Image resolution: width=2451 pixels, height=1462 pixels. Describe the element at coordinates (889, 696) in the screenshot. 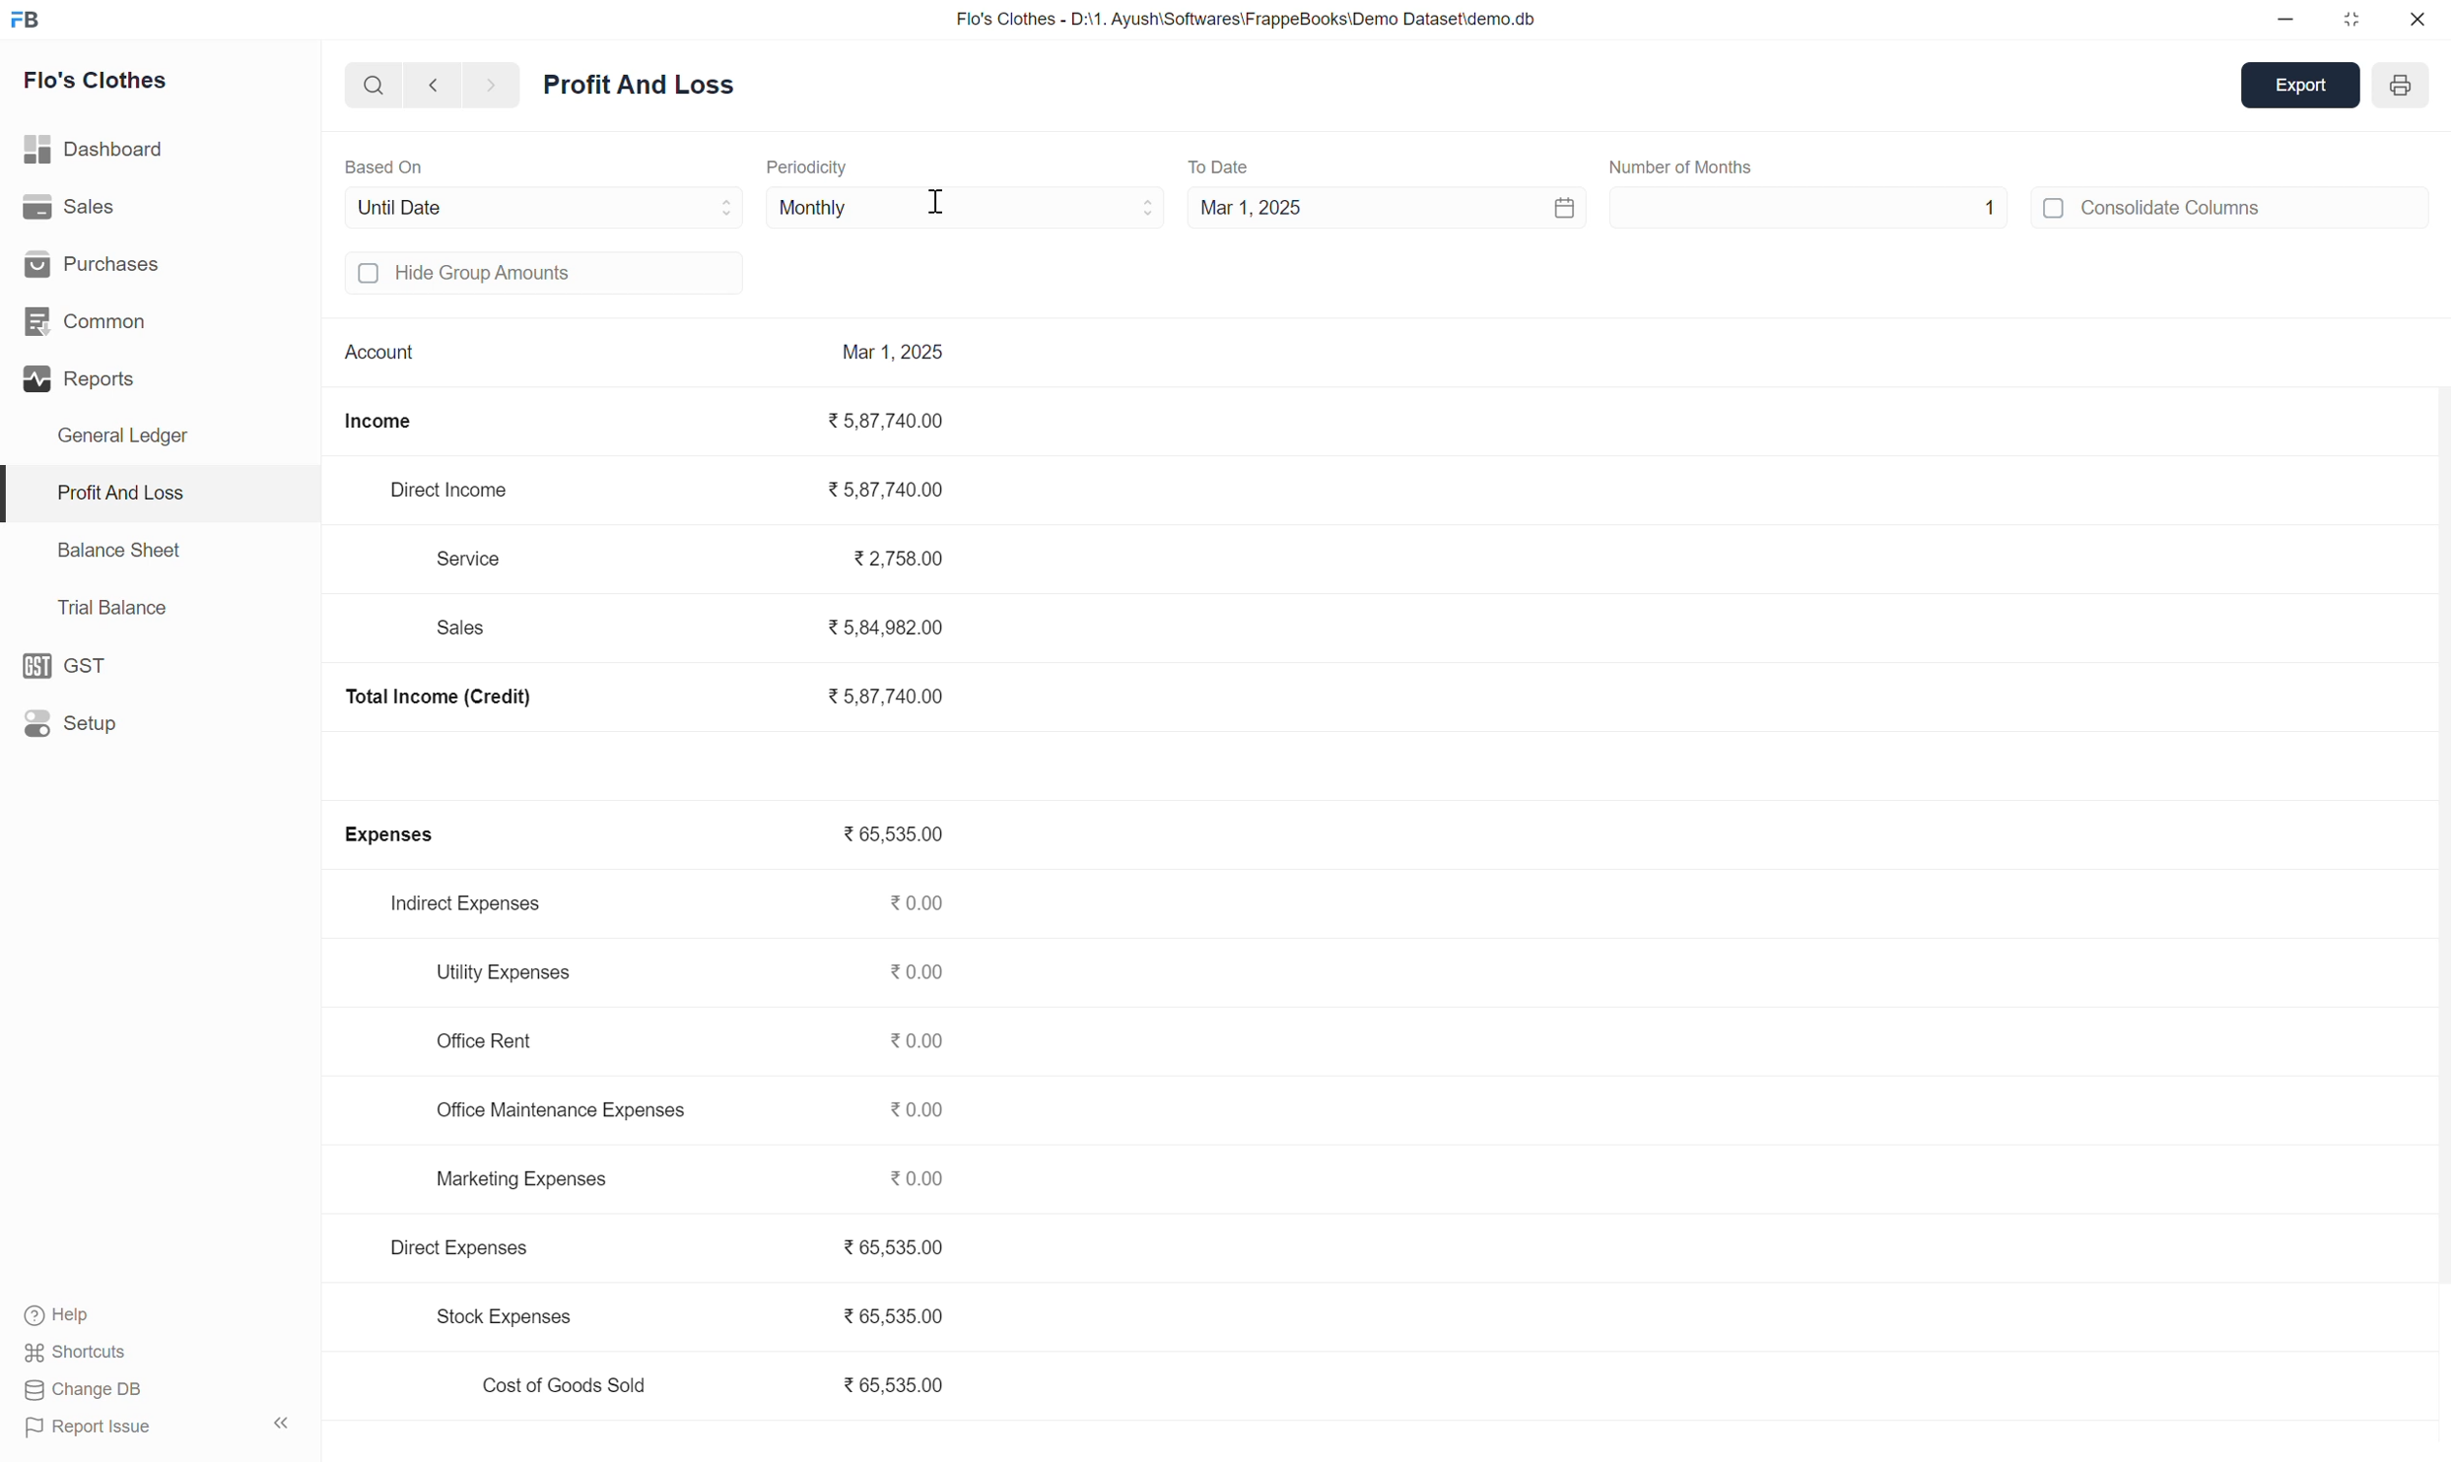

I see `₹5,87,740.00` at that location.